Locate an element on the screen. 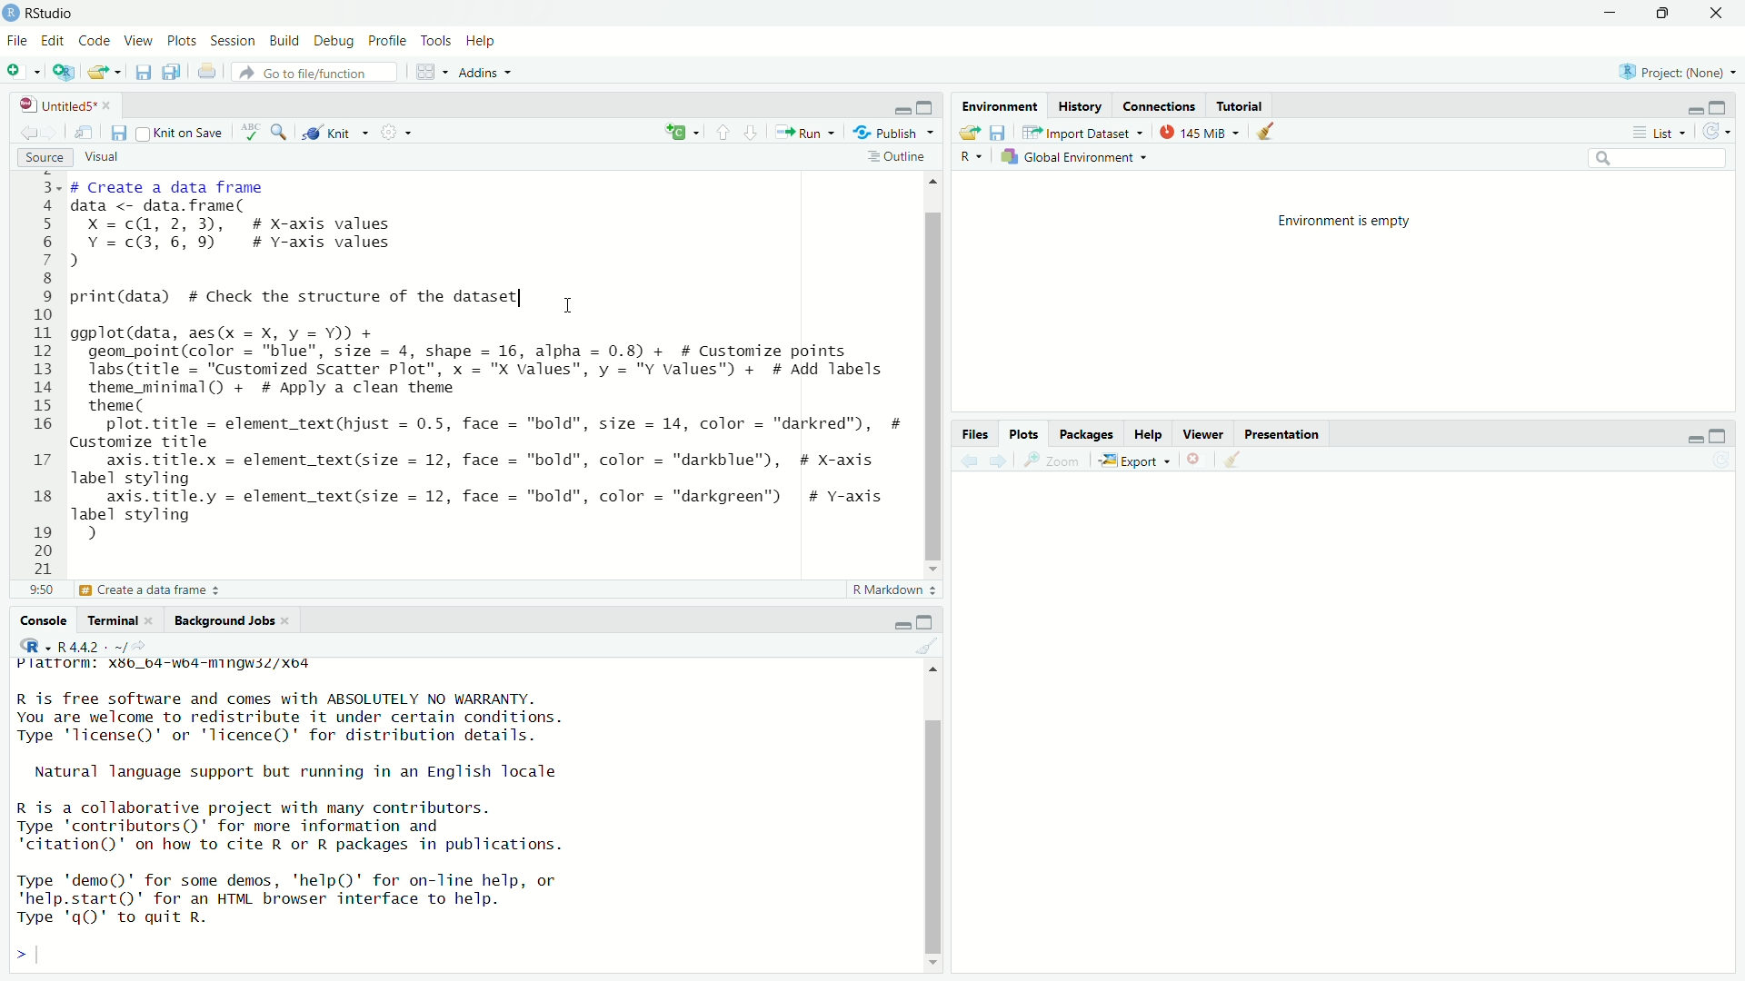  Untitled is located at coordinates (62, 106).